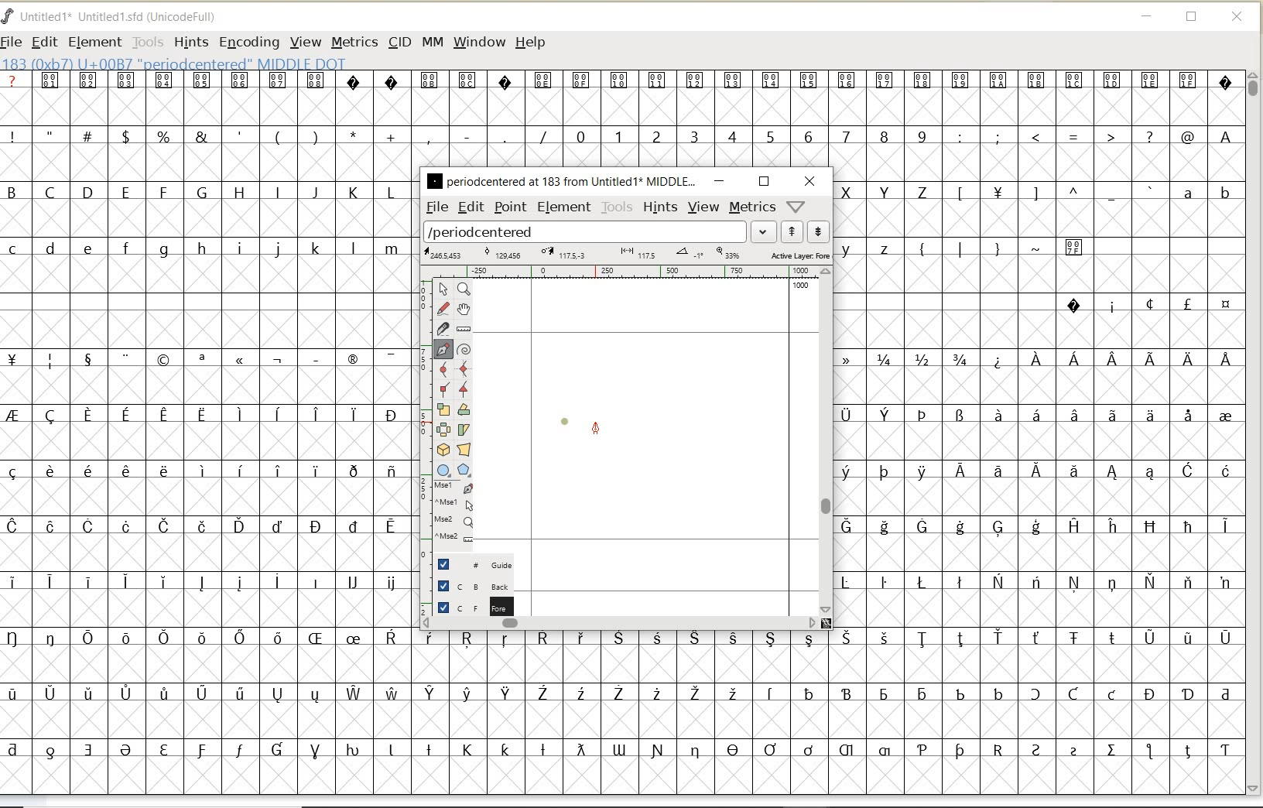  I want to click on rectangle or ellipse, so click(443, 470).